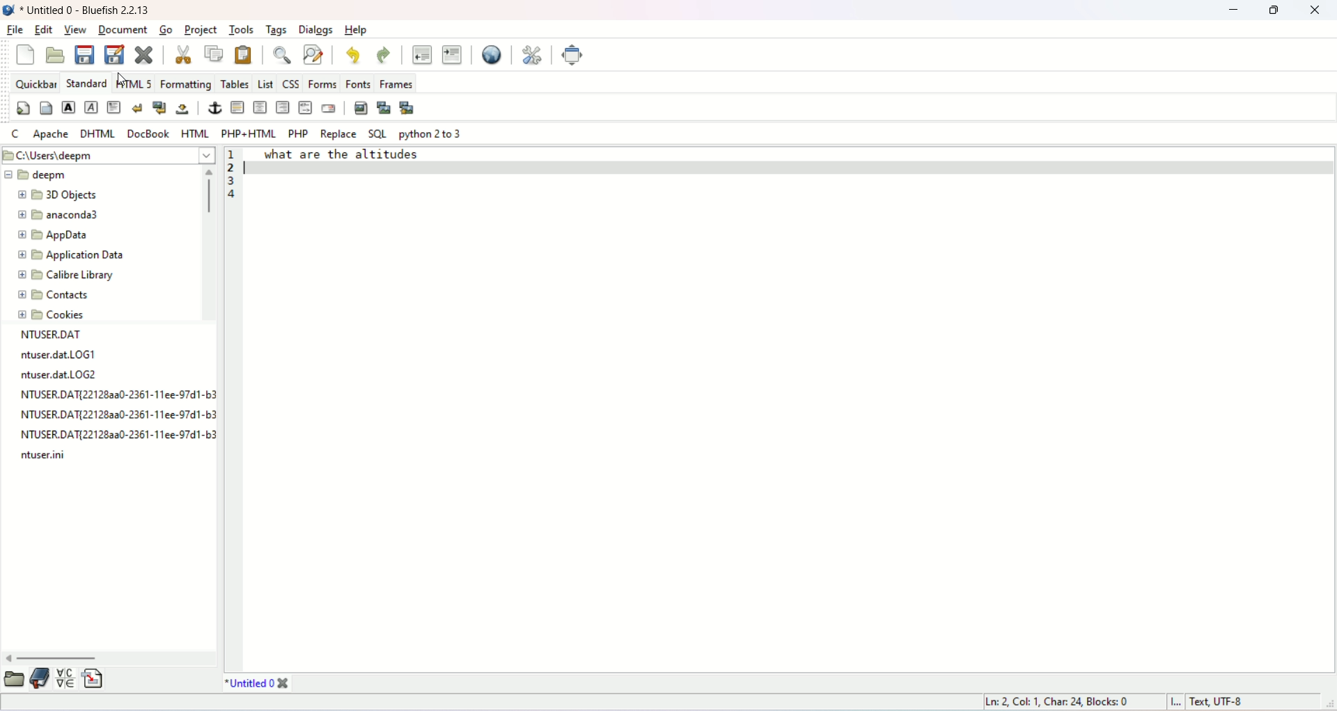 The height and width of the screenshot is (711, 1337). What do you see at coordinates (306, 107) in the screenshot?
I see `HTML comment` at bounding box center [306, 107].